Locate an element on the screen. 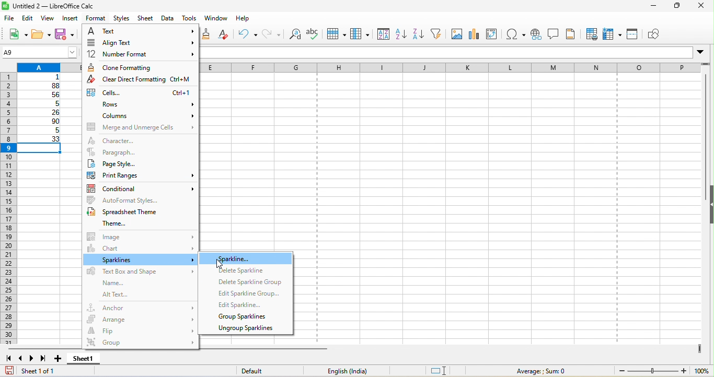 The image size is (714, 377). name is located at coordinates (110, 283).